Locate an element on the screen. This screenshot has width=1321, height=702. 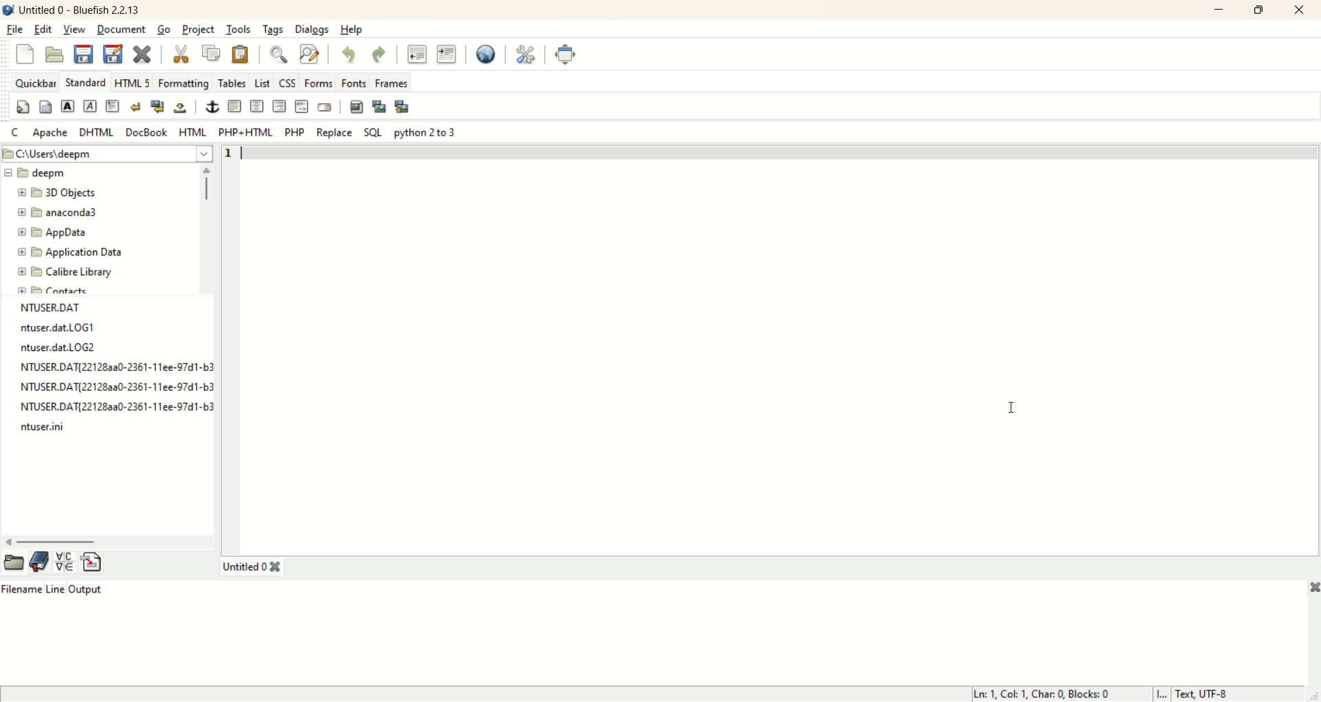
List is located at coordinates (264, 82).